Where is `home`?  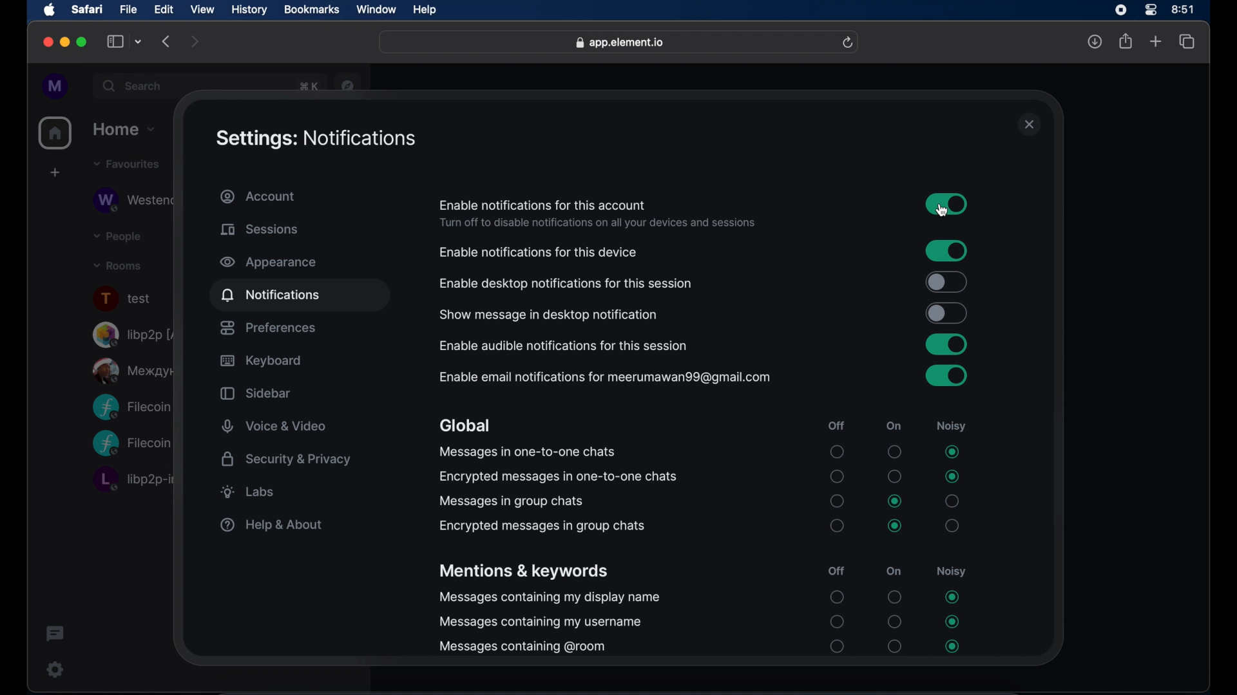
home is located at coordinates (56, 133).